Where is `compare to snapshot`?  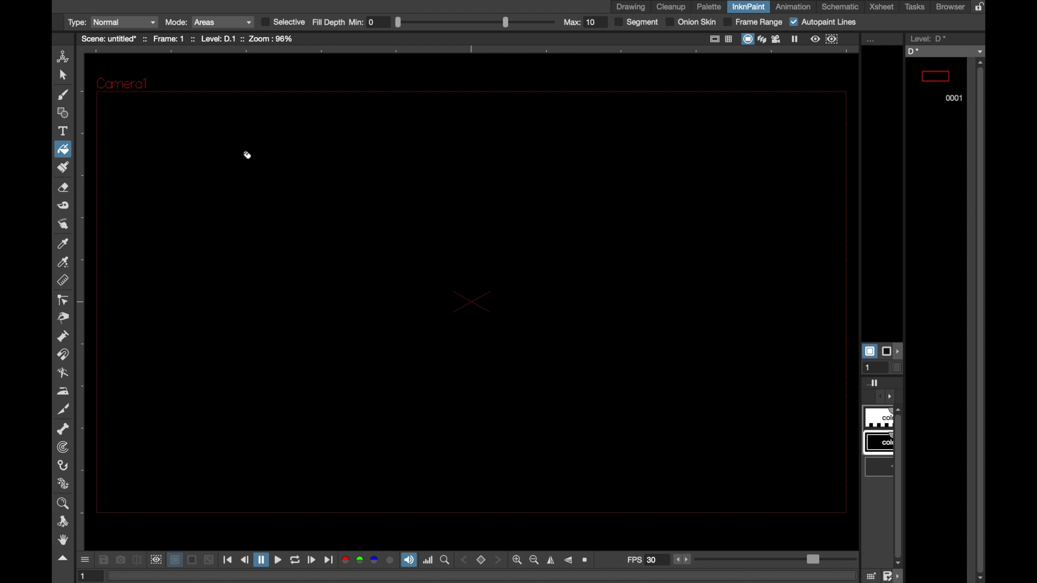
compare to snapshot is located at coordinates (137, 560).